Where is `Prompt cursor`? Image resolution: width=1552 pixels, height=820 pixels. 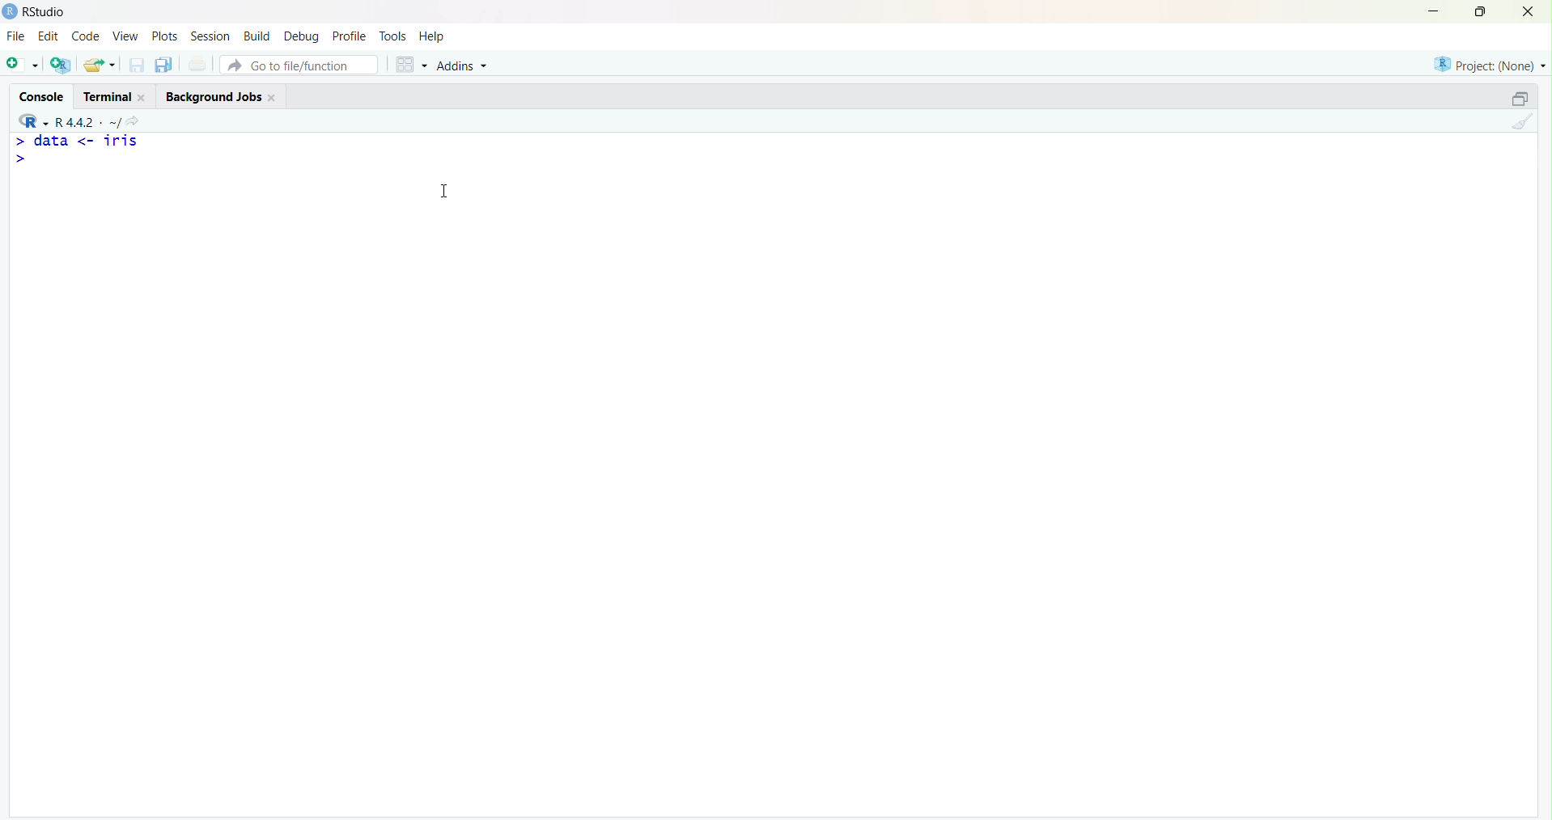 Prompt cursor is located at coordinates (19, 160).